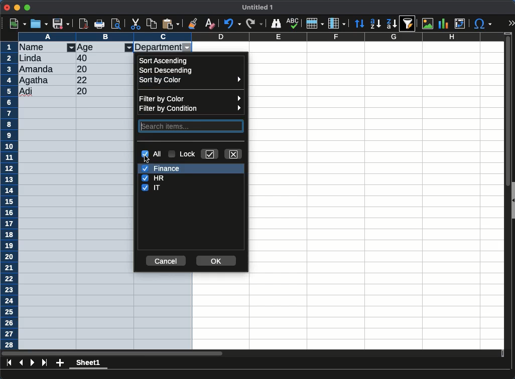 This screenshot has height=379, width=515. What do you see at coordinates (17, 24) in the screenshot?
I see `new` at bounding box center [17, 24].